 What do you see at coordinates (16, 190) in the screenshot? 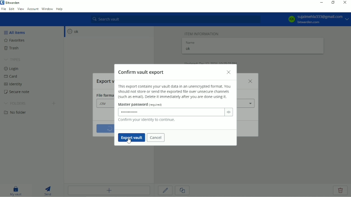
I see `My vault` at bounding box center [16, 190].